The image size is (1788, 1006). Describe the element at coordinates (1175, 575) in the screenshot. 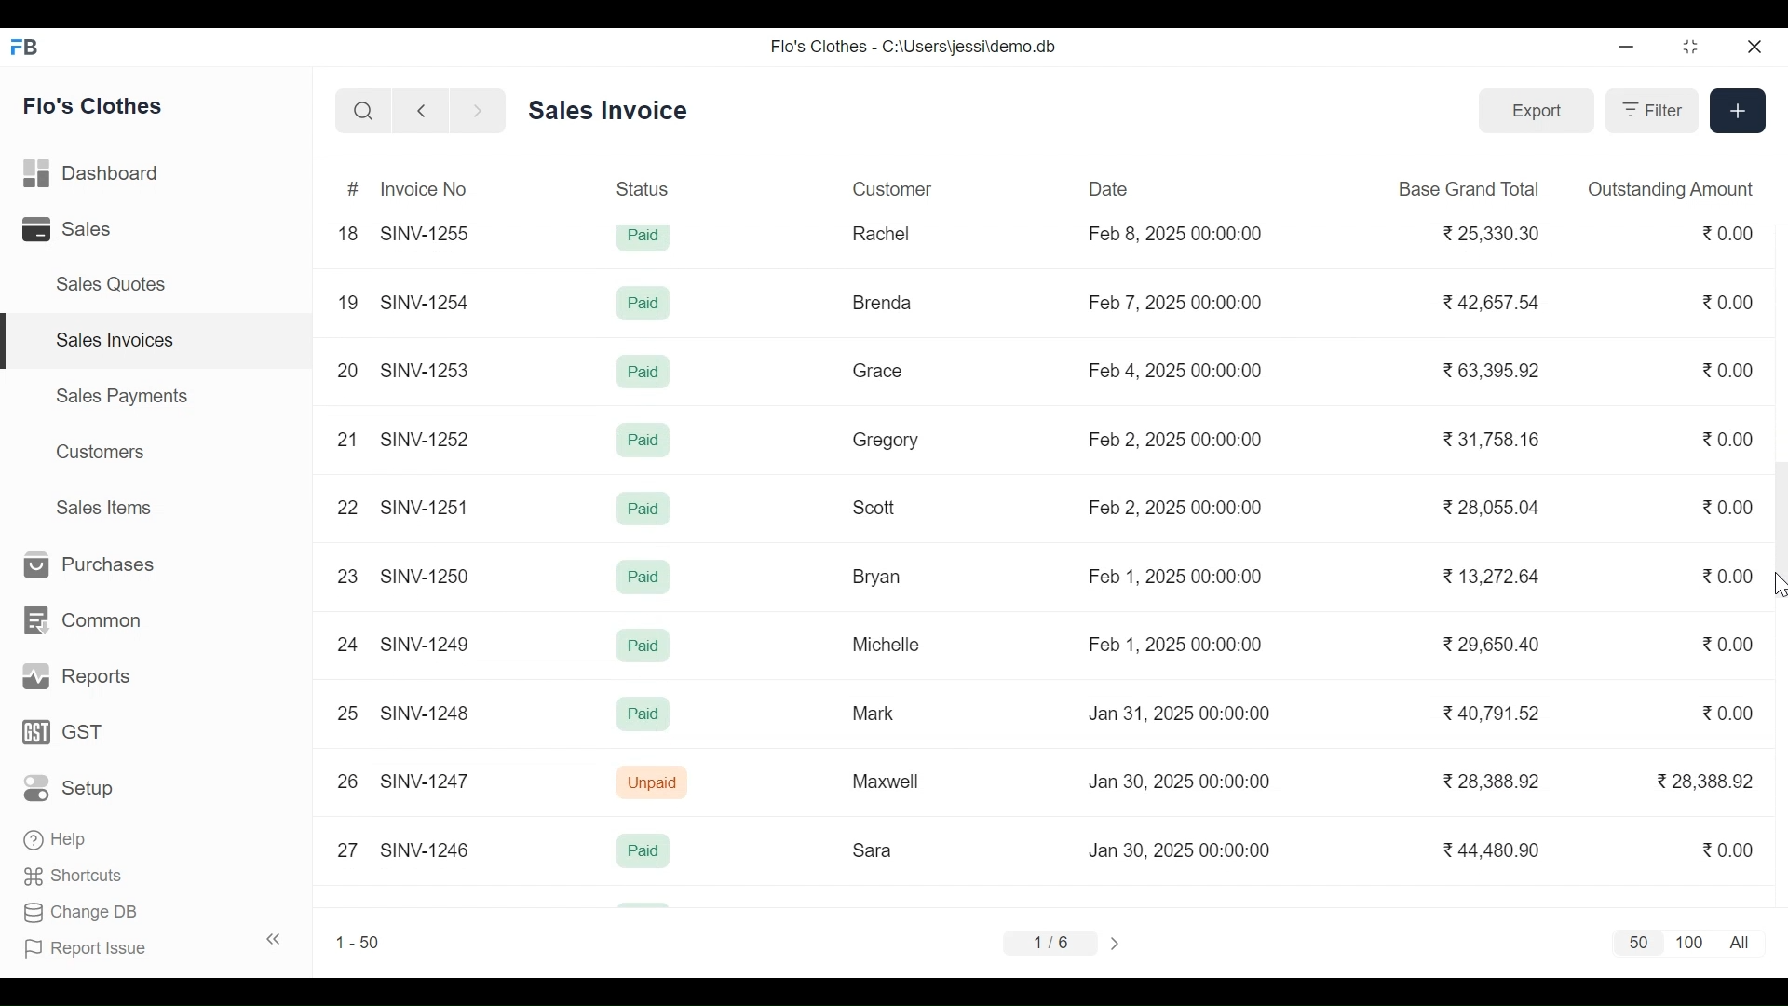

I see `Feb 1, 2025 00:00:00` at that location.